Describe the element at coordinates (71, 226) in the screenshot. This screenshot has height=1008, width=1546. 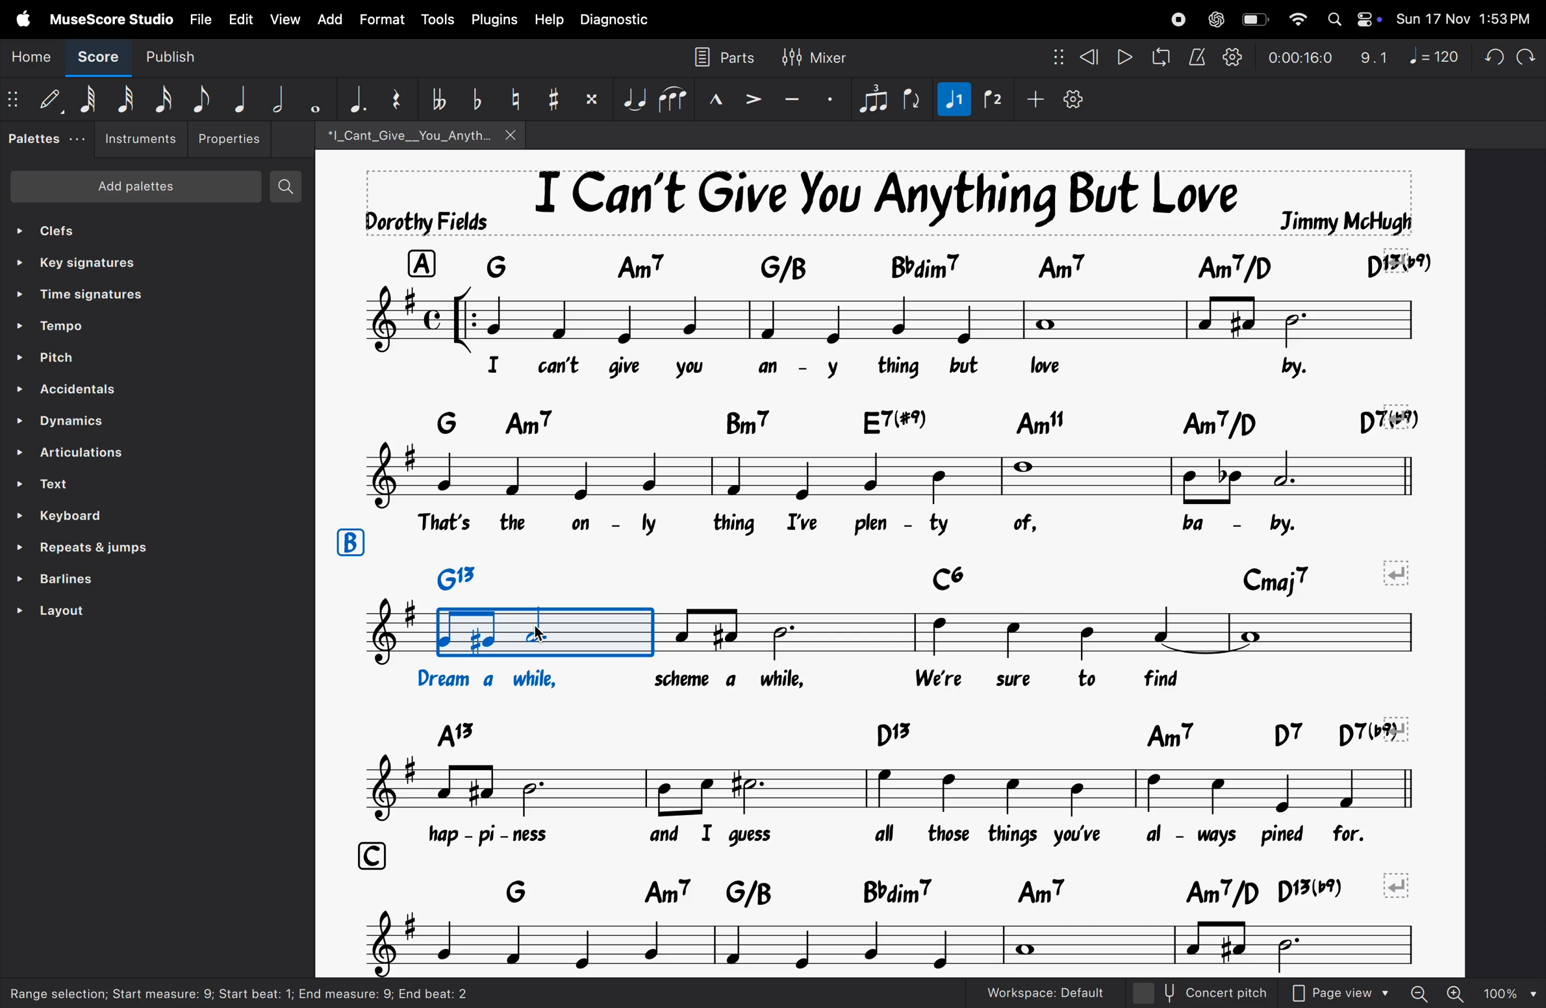
I see `clefs` at that location.